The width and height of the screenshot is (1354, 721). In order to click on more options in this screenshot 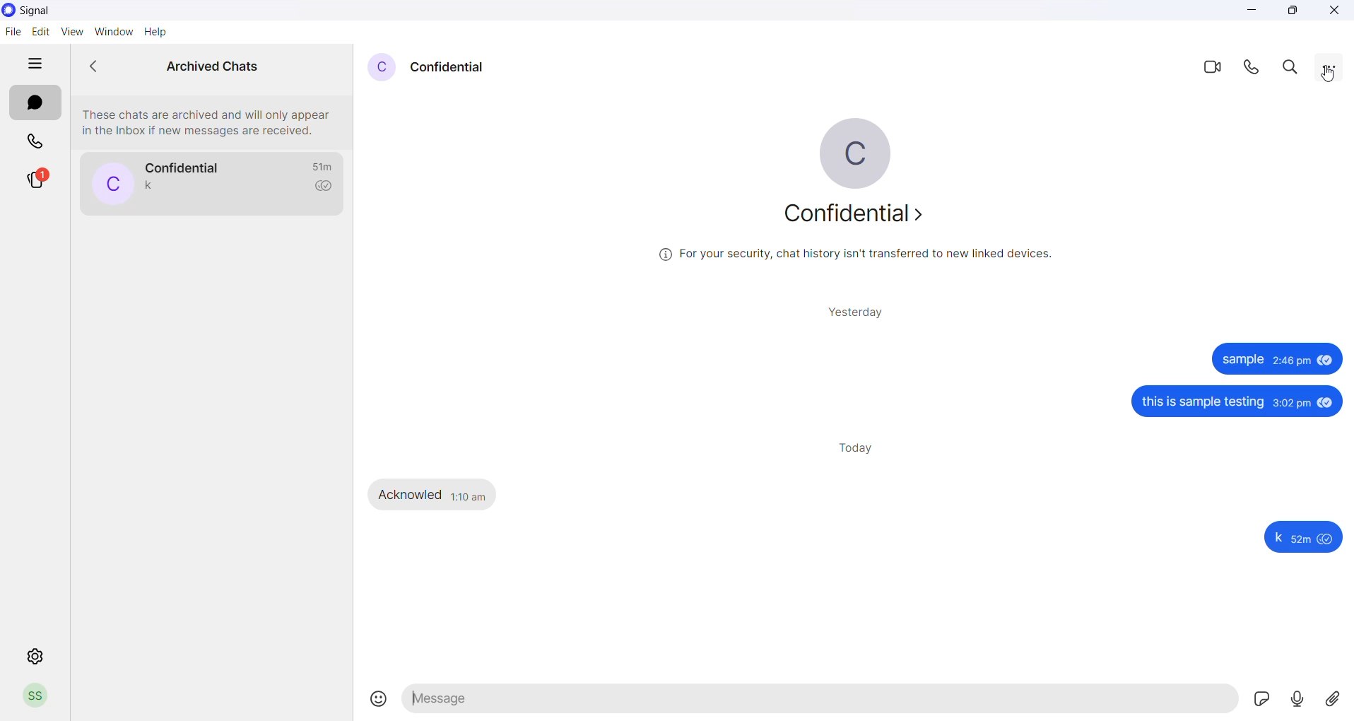, I will do `click(1330, 67)`.